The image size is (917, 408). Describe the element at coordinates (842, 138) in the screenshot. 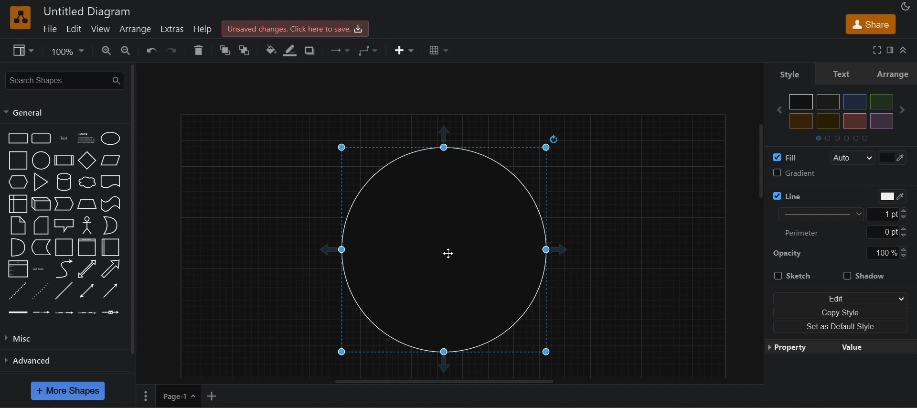

I see `sections` at that location.